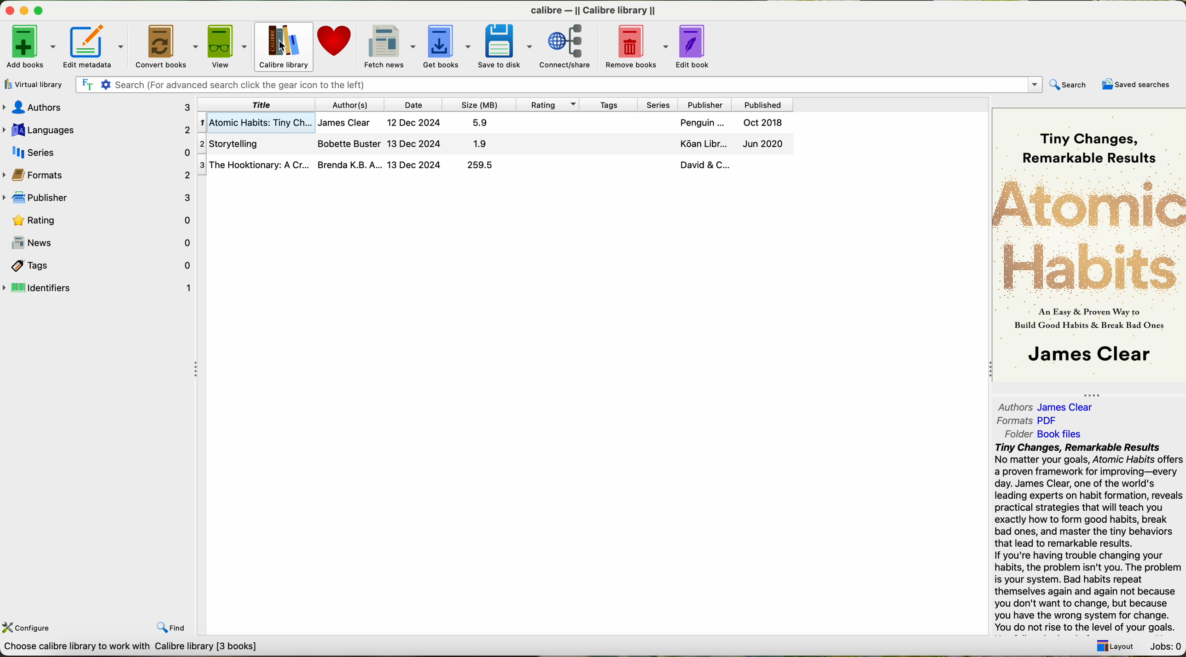 This screenshot has height=657, width=1186. What do you see at coordinates (44, 11) in the screenshot?
I see `maximize program` at bounding box center [44, 11].